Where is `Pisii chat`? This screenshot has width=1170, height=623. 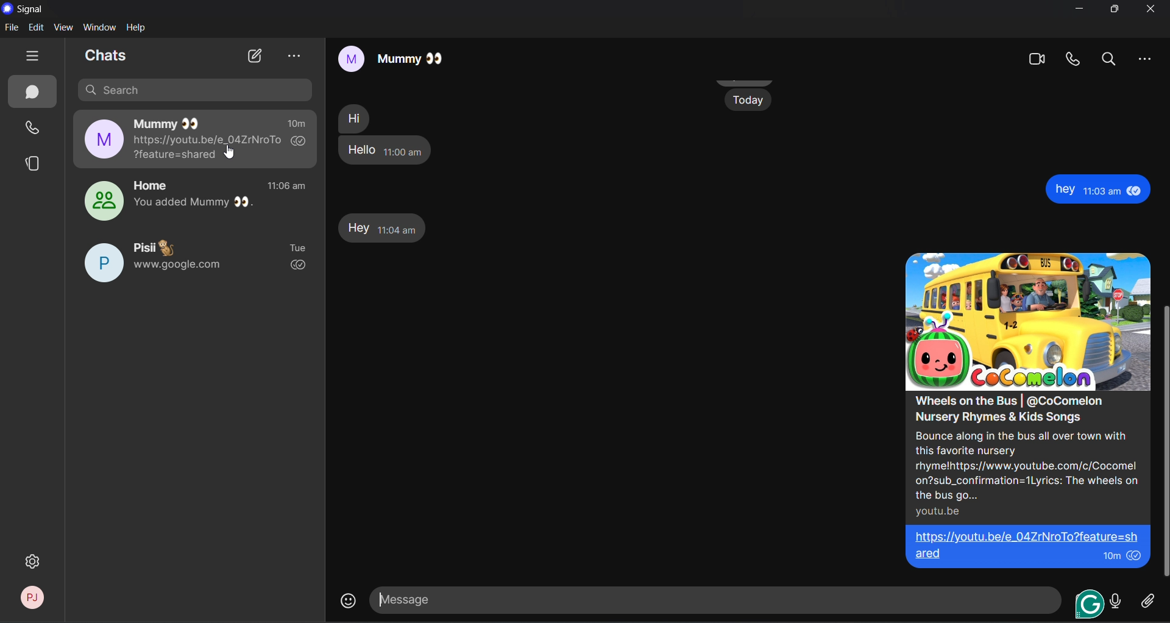
Pisii chat is located at coordinates (194, 262).